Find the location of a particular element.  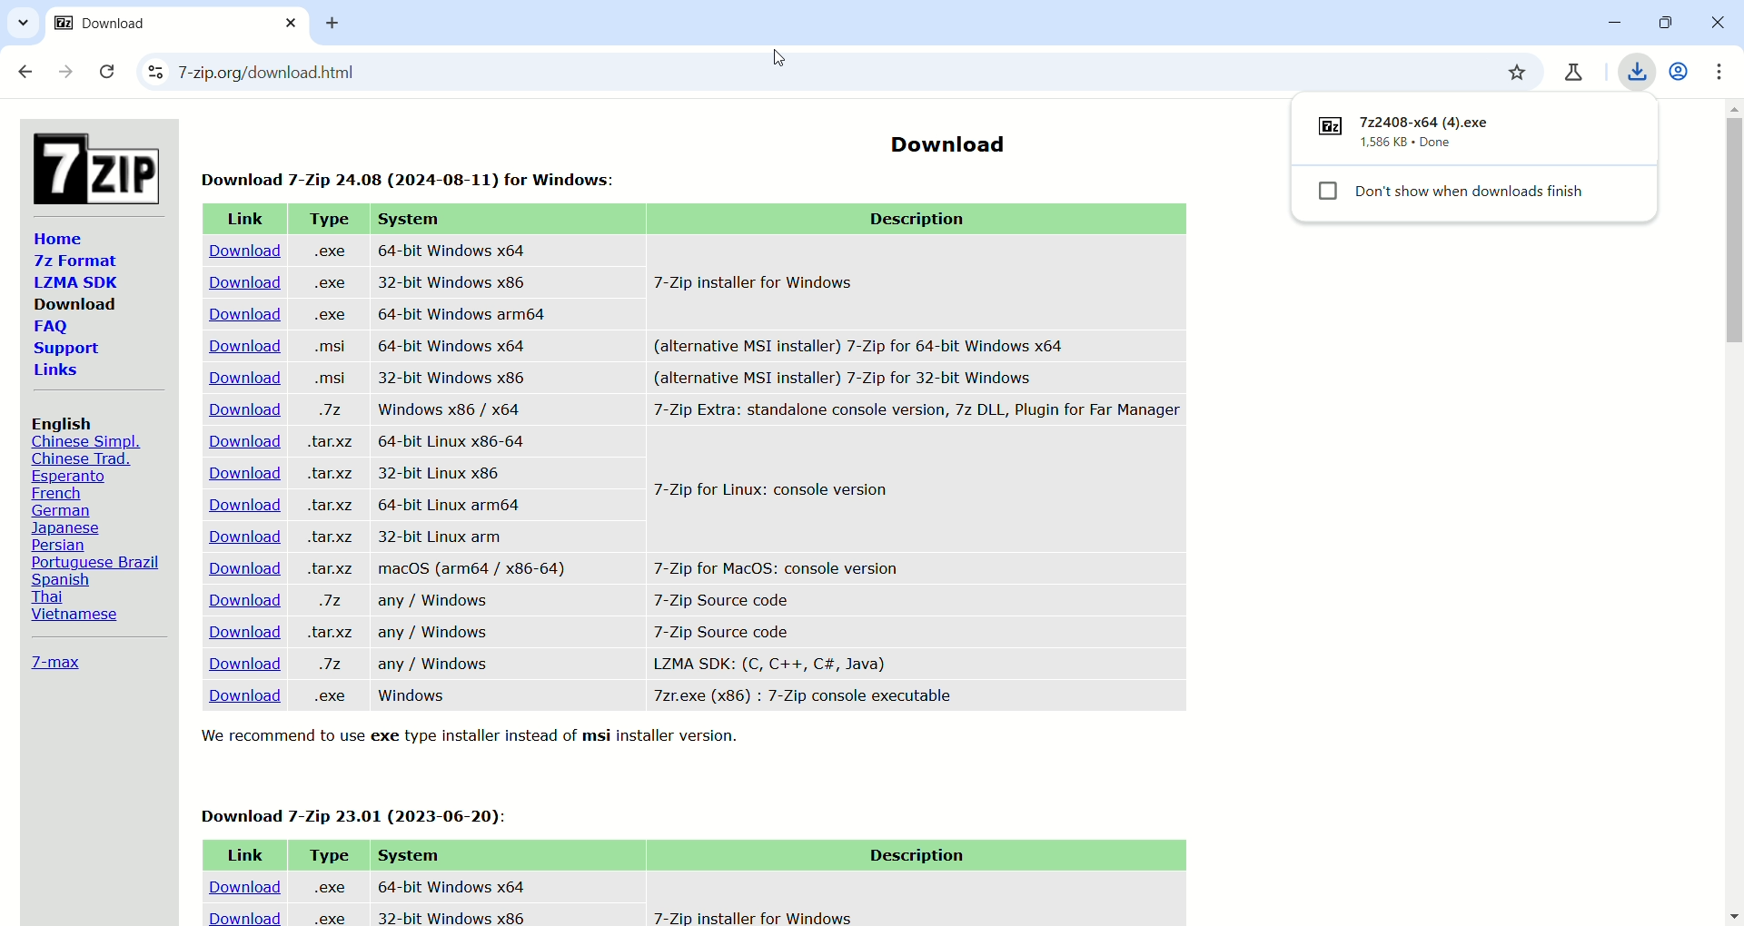

64-bit Windows x64 is located at coordinates (451, 345).